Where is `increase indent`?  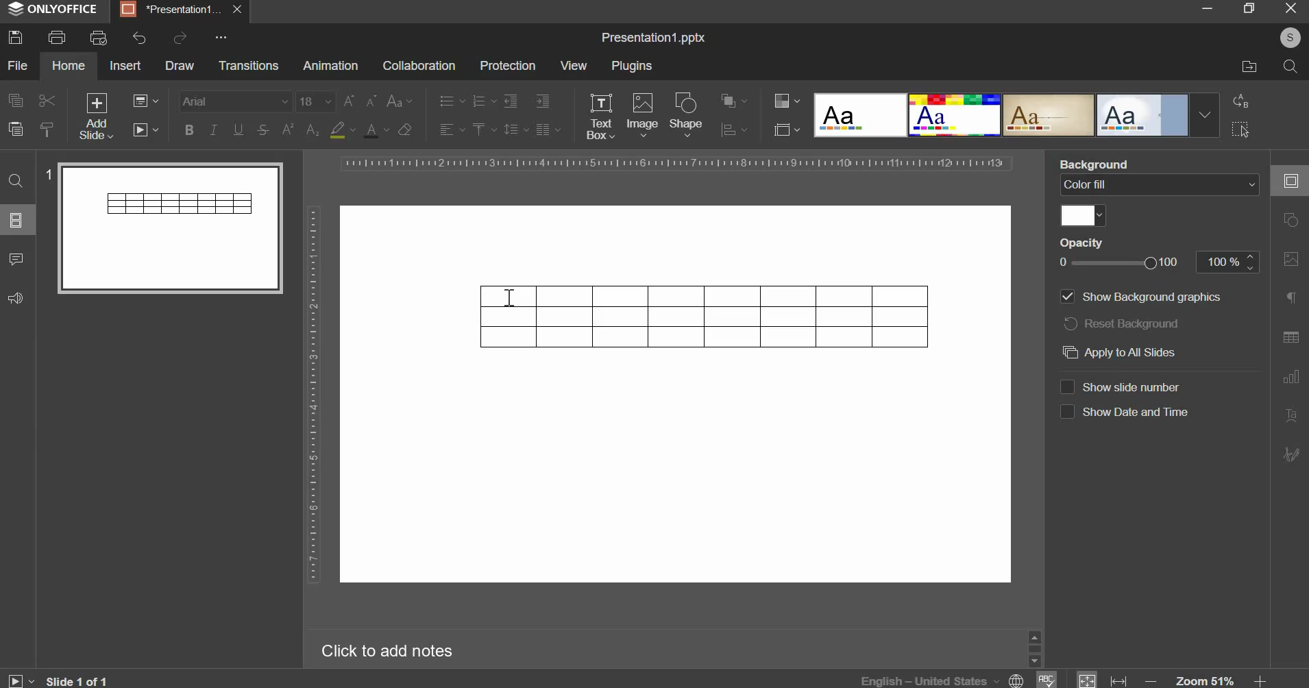
increase indent is located at coordinates (543, 100).